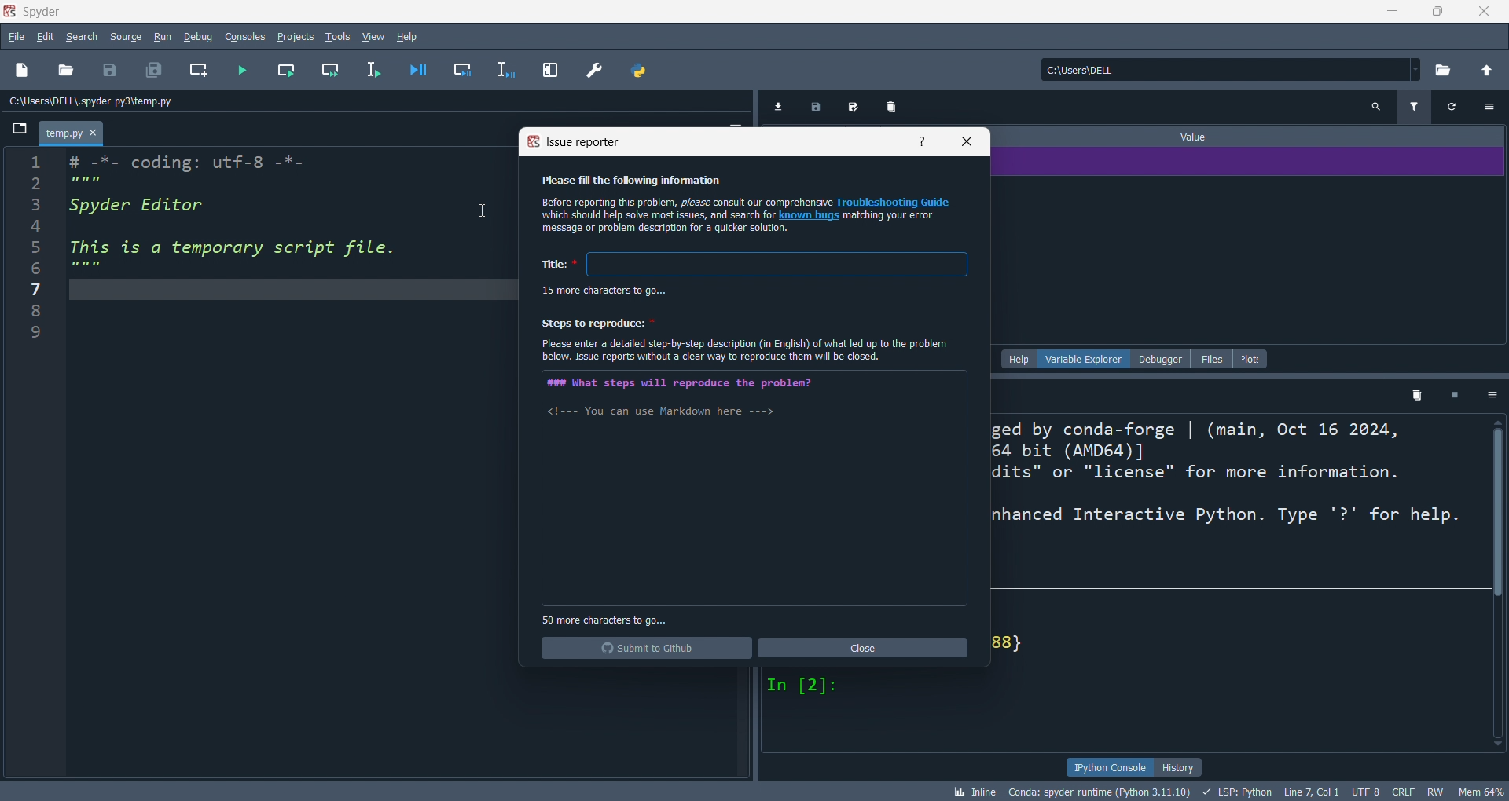  What do you see at coordinates (20, 72) in the screenshot?
I see `new file` at bounding box center [20, 72].